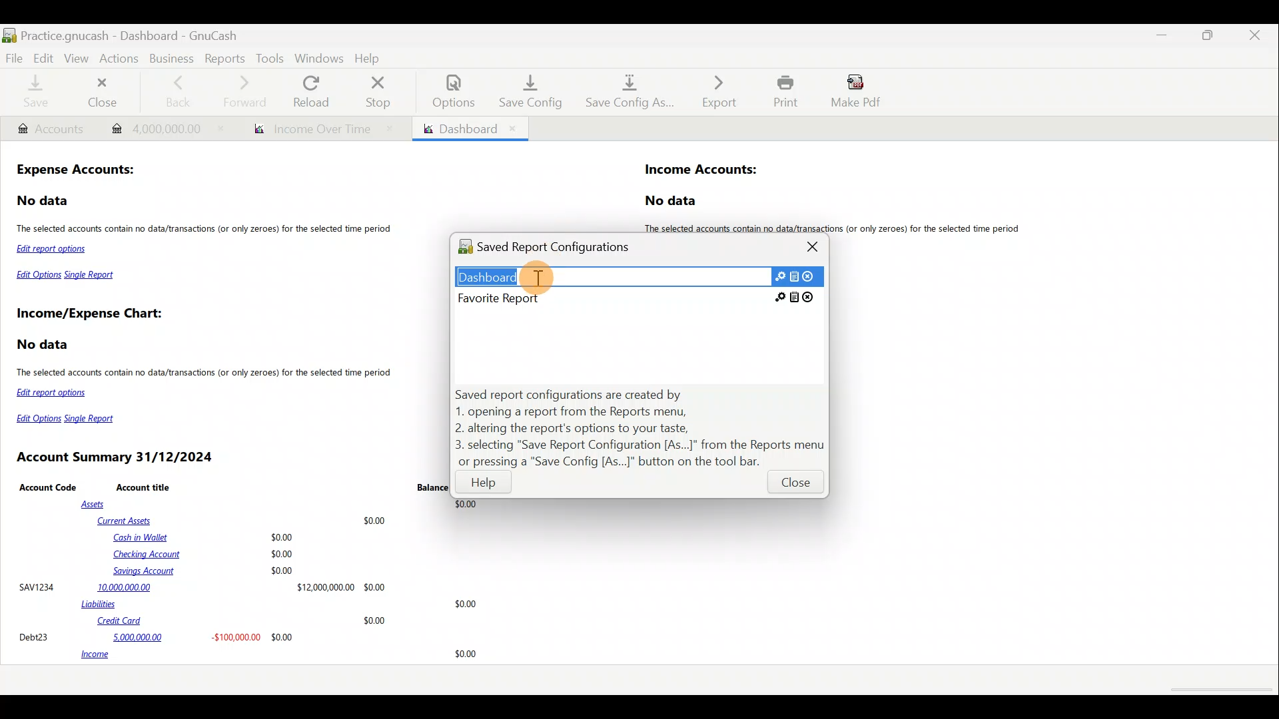  Describe the element at coordinates (469, 128) in the screenshot. I see `Dashboard` at that location.